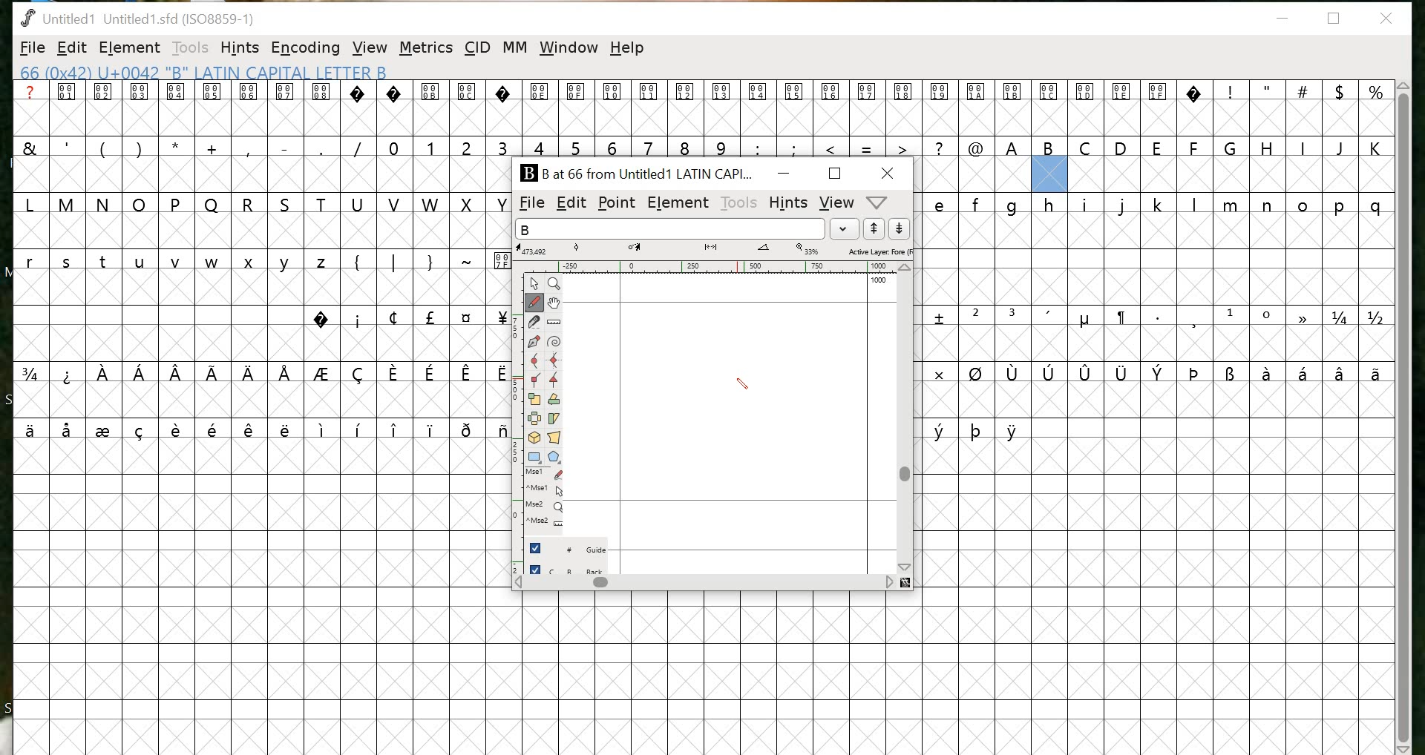 The image size is (1425, 755). What do you see at coordinates (555, 342) in the screenshot?
I see `Spiro` at bounding box center [555, 342].